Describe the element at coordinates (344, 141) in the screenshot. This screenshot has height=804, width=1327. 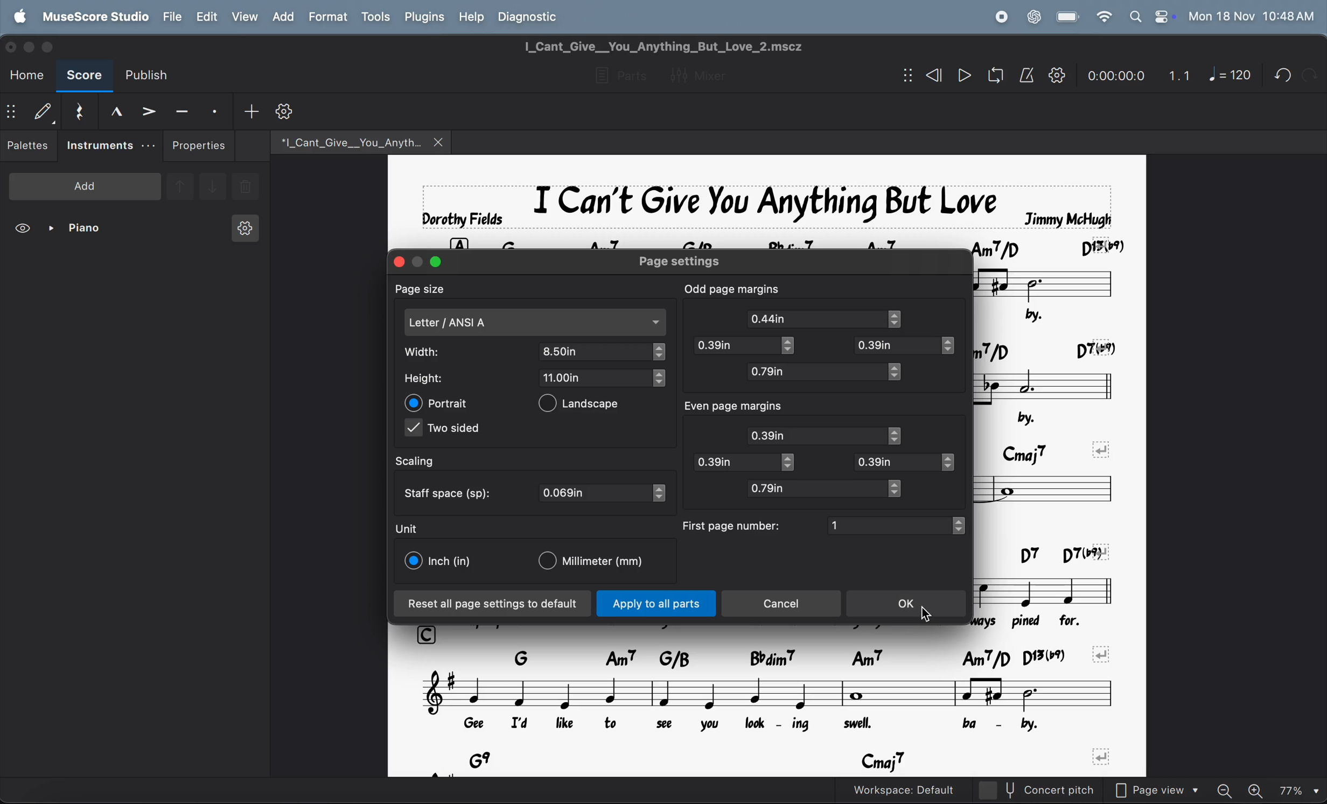
I see `file name` at that location.